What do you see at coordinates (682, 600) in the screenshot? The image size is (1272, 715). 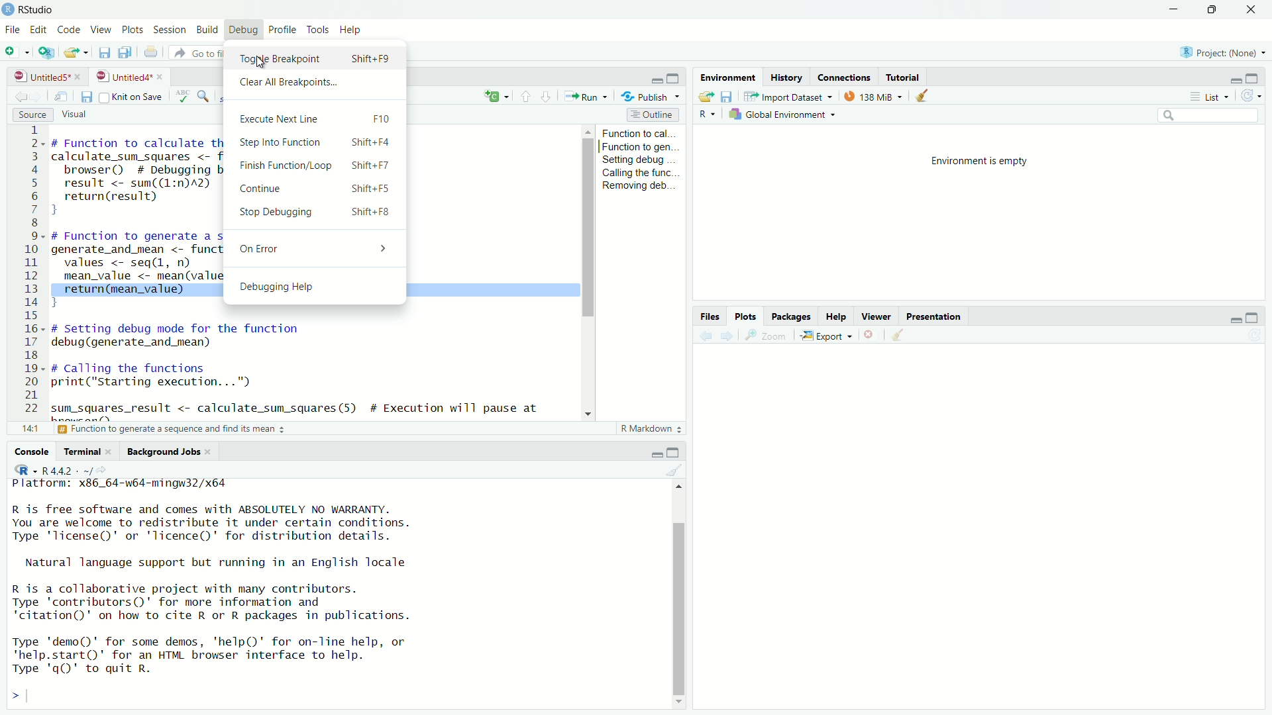 I see `scrollbar` at bounding box center [682, 600].